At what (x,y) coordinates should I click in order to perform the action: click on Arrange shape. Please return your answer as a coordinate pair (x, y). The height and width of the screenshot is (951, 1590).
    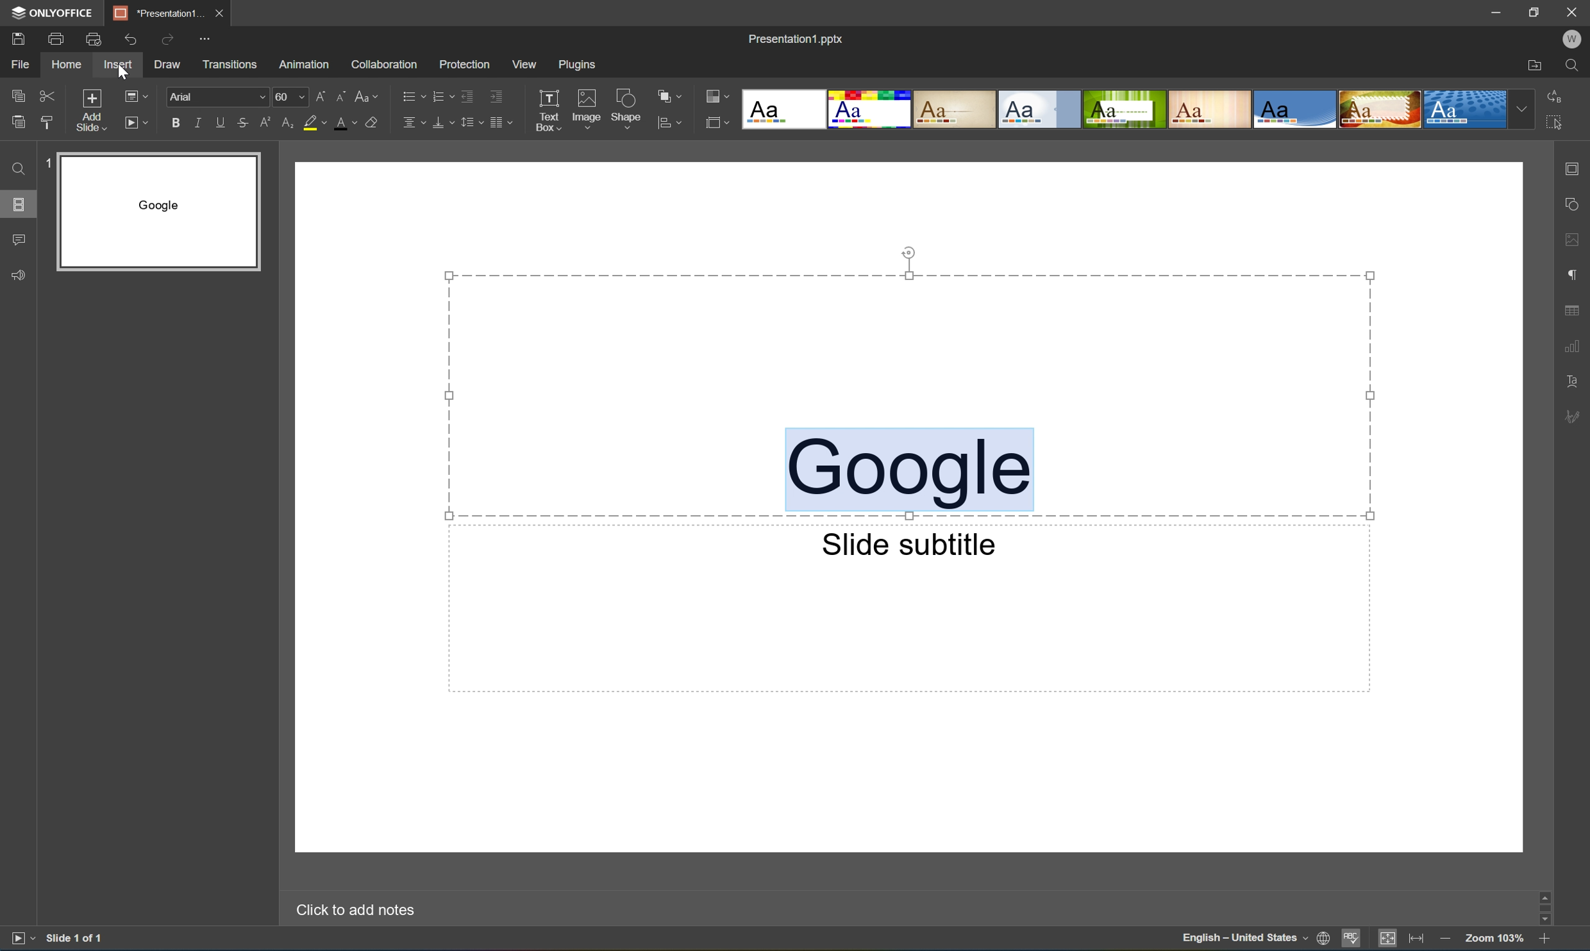
    Looking at the image, I should click on (671, 93).